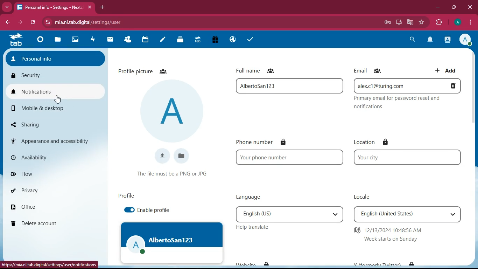 The width and height of the screenshot is (478, 269). What do you see at coordinates (17, 40) in the screenshot?
I see `tab` at bounding box center [17, 40].